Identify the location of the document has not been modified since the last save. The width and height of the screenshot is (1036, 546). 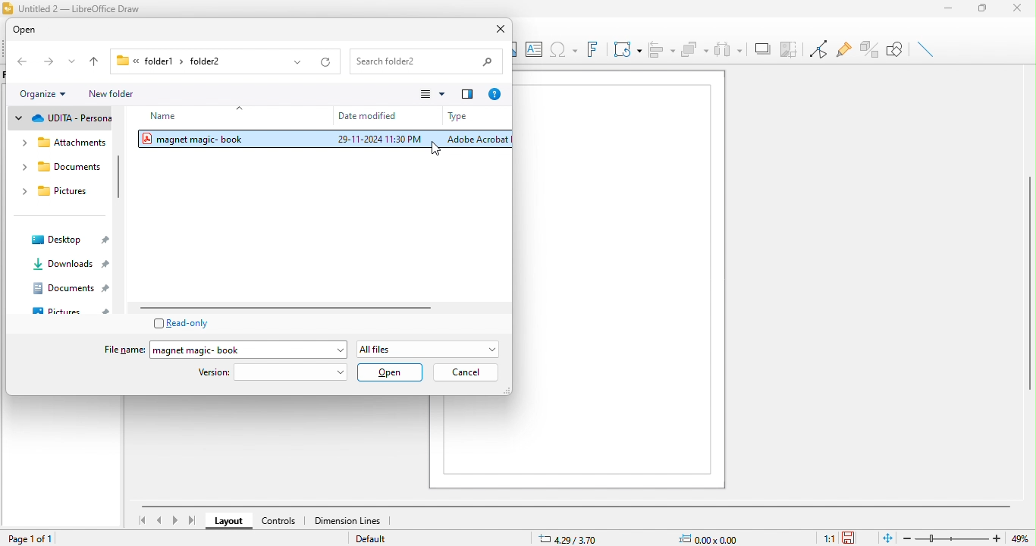
(855, 538).